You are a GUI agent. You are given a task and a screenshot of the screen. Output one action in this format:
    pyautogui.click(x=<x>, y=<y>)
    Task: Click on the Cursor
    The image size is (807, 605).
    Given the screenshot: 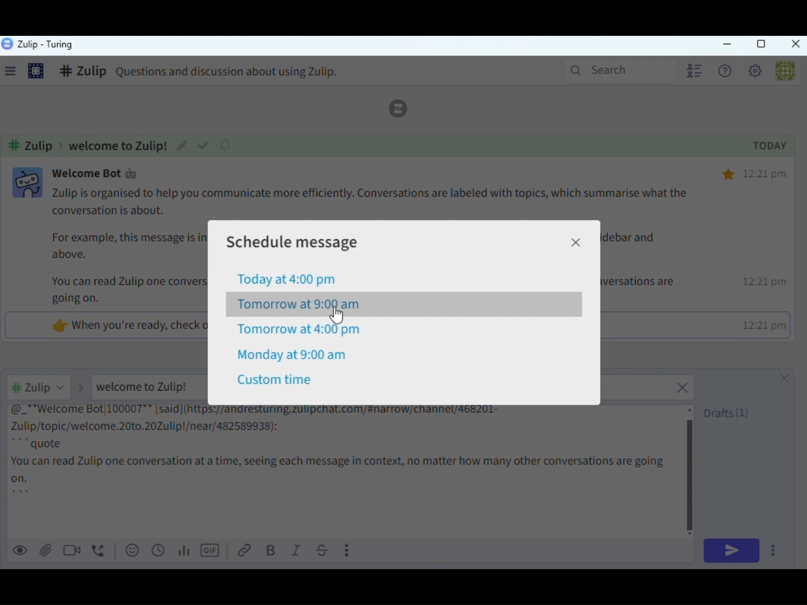 What is the action you would take?
    pyautogui.click(x=338, y=317)
    